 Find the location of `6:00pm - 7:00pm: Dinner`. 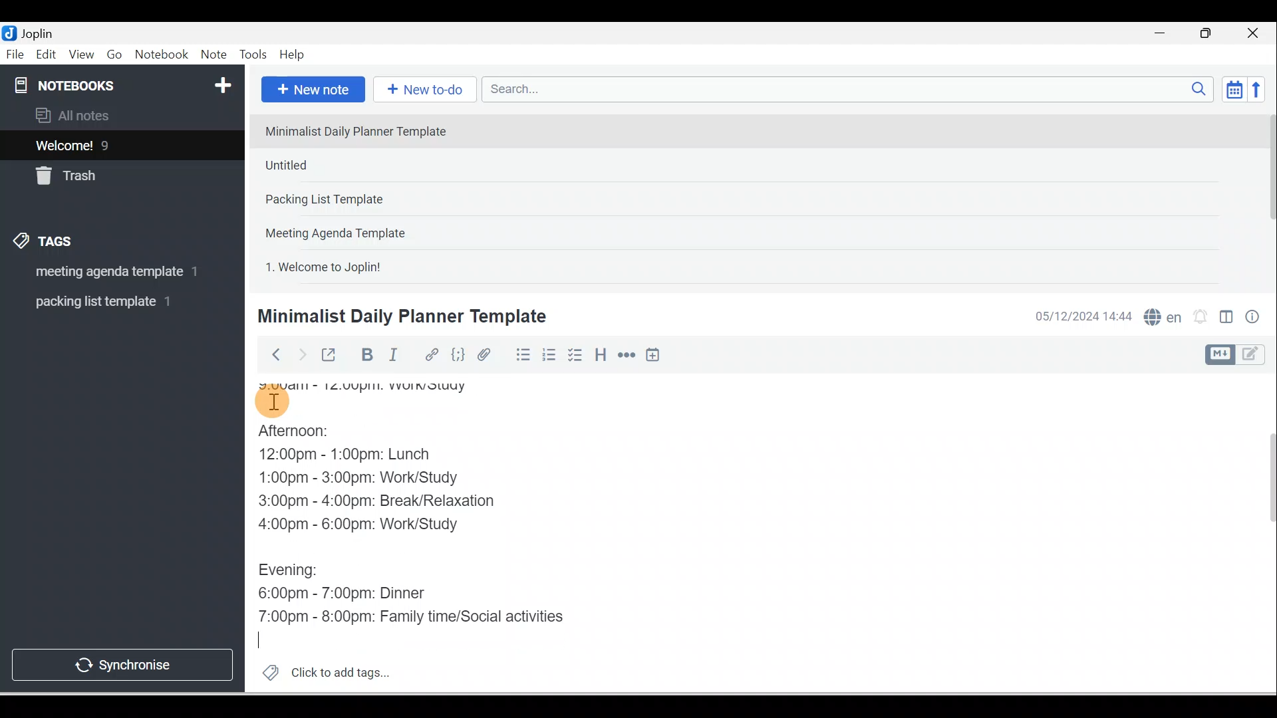

6:00pm - 7:00pm: Dinner is located at coordinates (352, 593).